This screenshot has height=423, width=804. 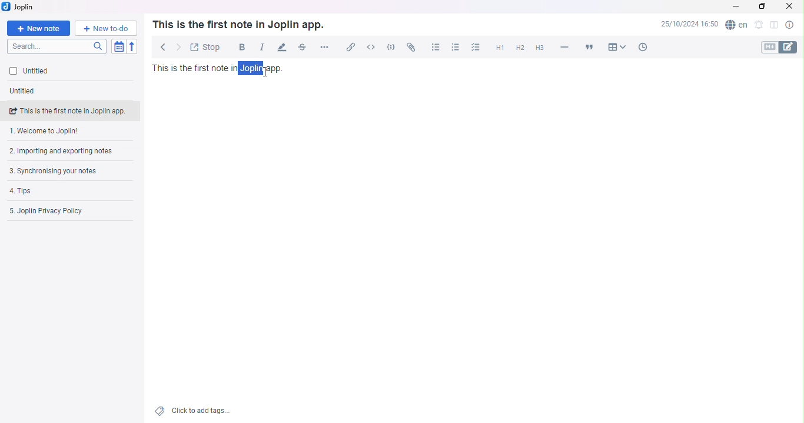 What do you see at coordinates (772, 26) in the screenshot?
I see `Toggle editor layout` at bounding box center [772, 26].